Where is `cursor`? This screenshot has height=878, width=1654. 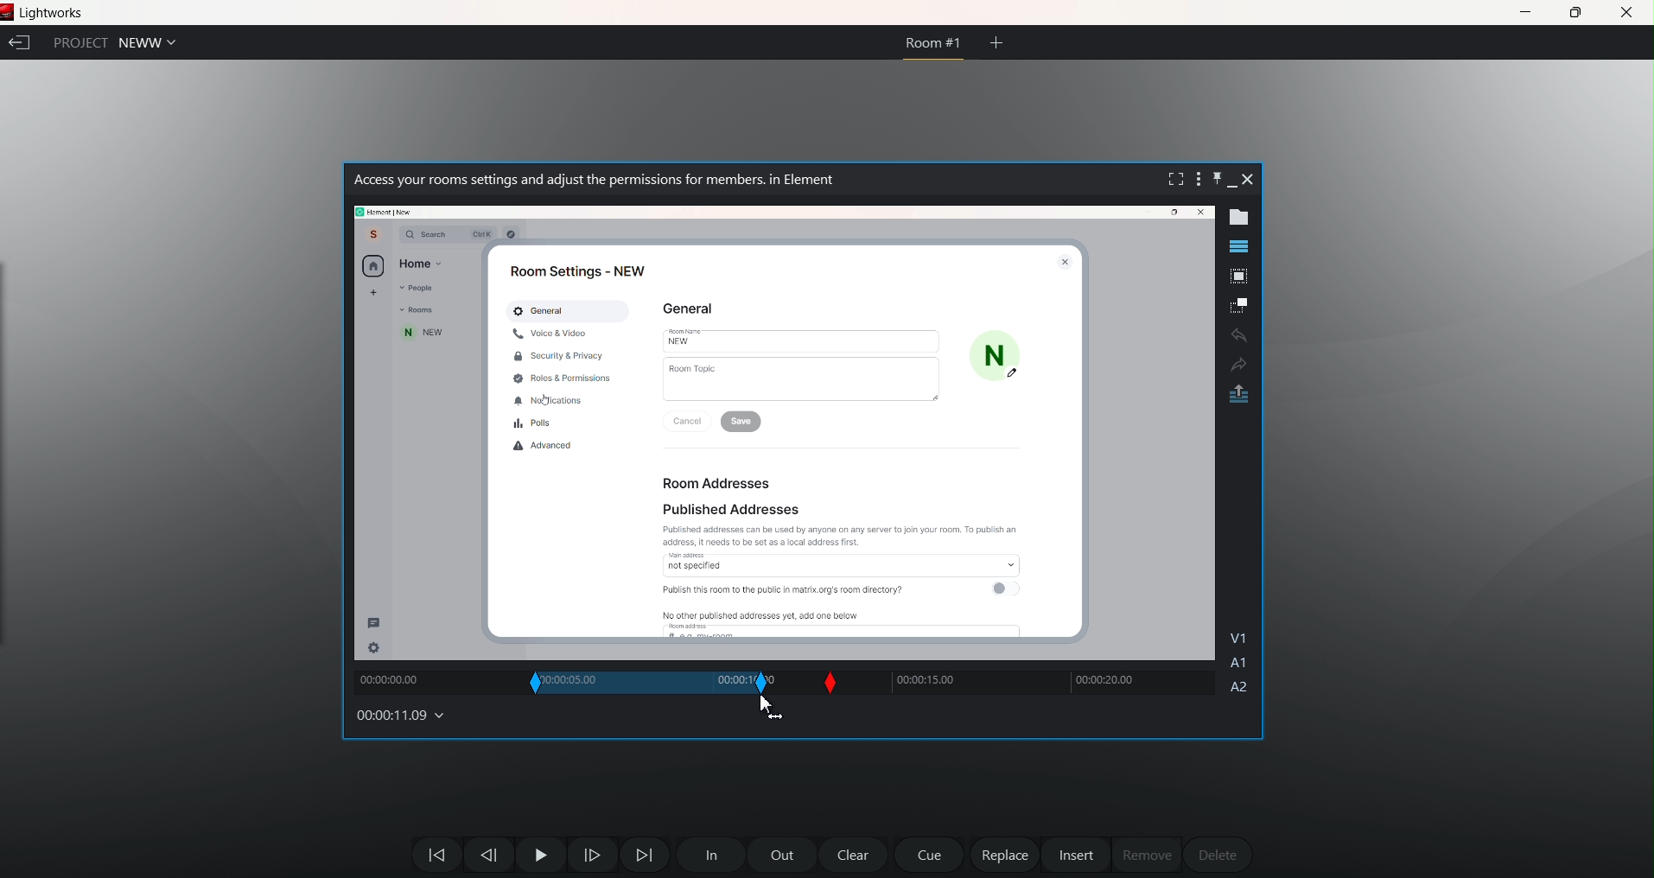 cursor is located at coordinates (767, 708).